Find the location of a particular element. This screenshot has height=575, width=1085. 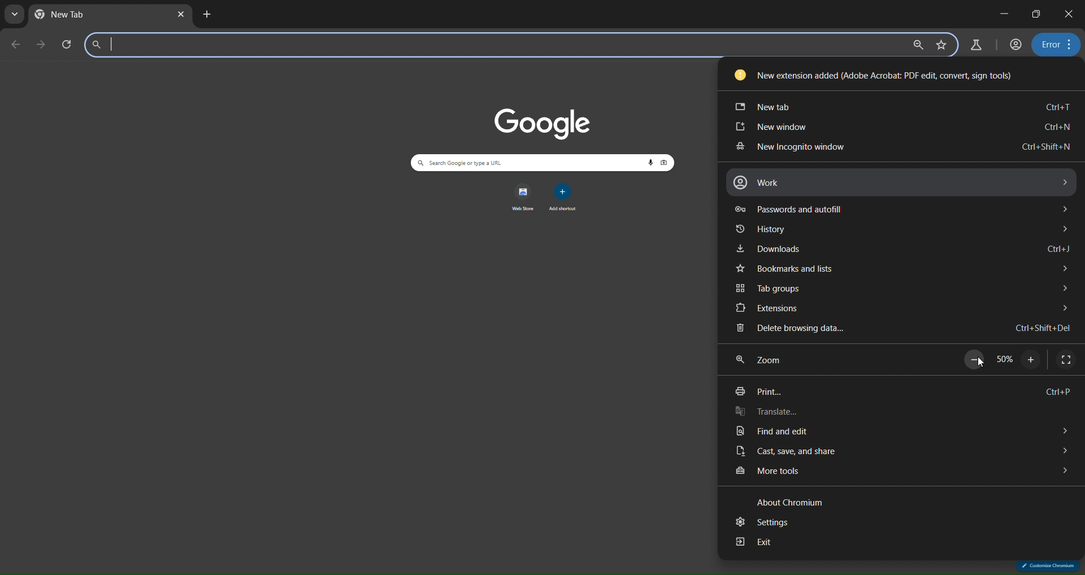

zoom is located at coordinates (761, 360).